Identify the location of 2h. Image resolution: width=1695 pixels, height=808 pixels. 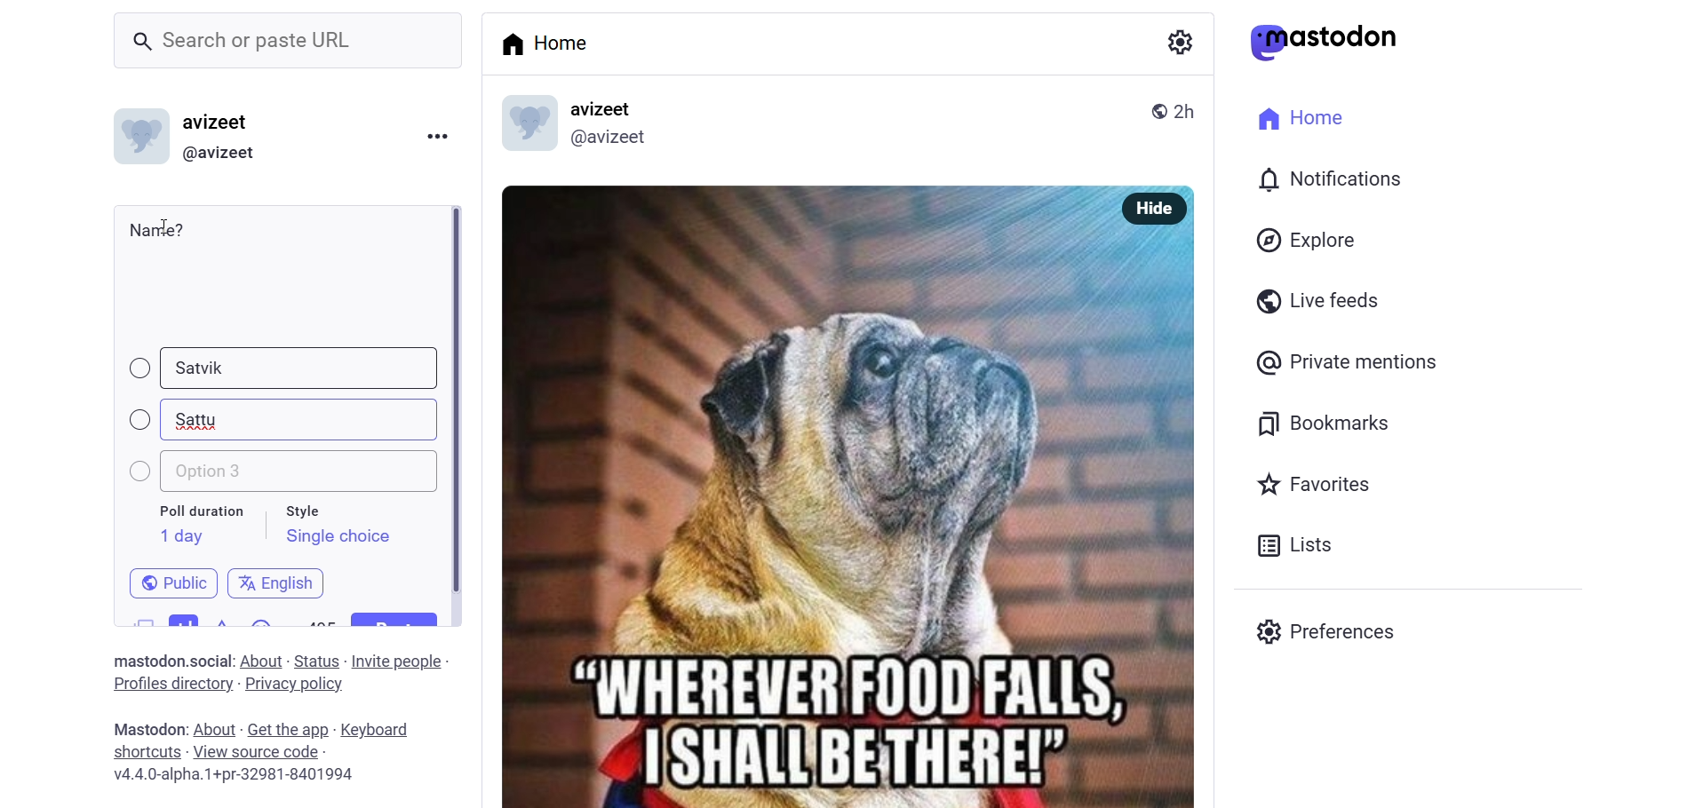
(1191, 103).